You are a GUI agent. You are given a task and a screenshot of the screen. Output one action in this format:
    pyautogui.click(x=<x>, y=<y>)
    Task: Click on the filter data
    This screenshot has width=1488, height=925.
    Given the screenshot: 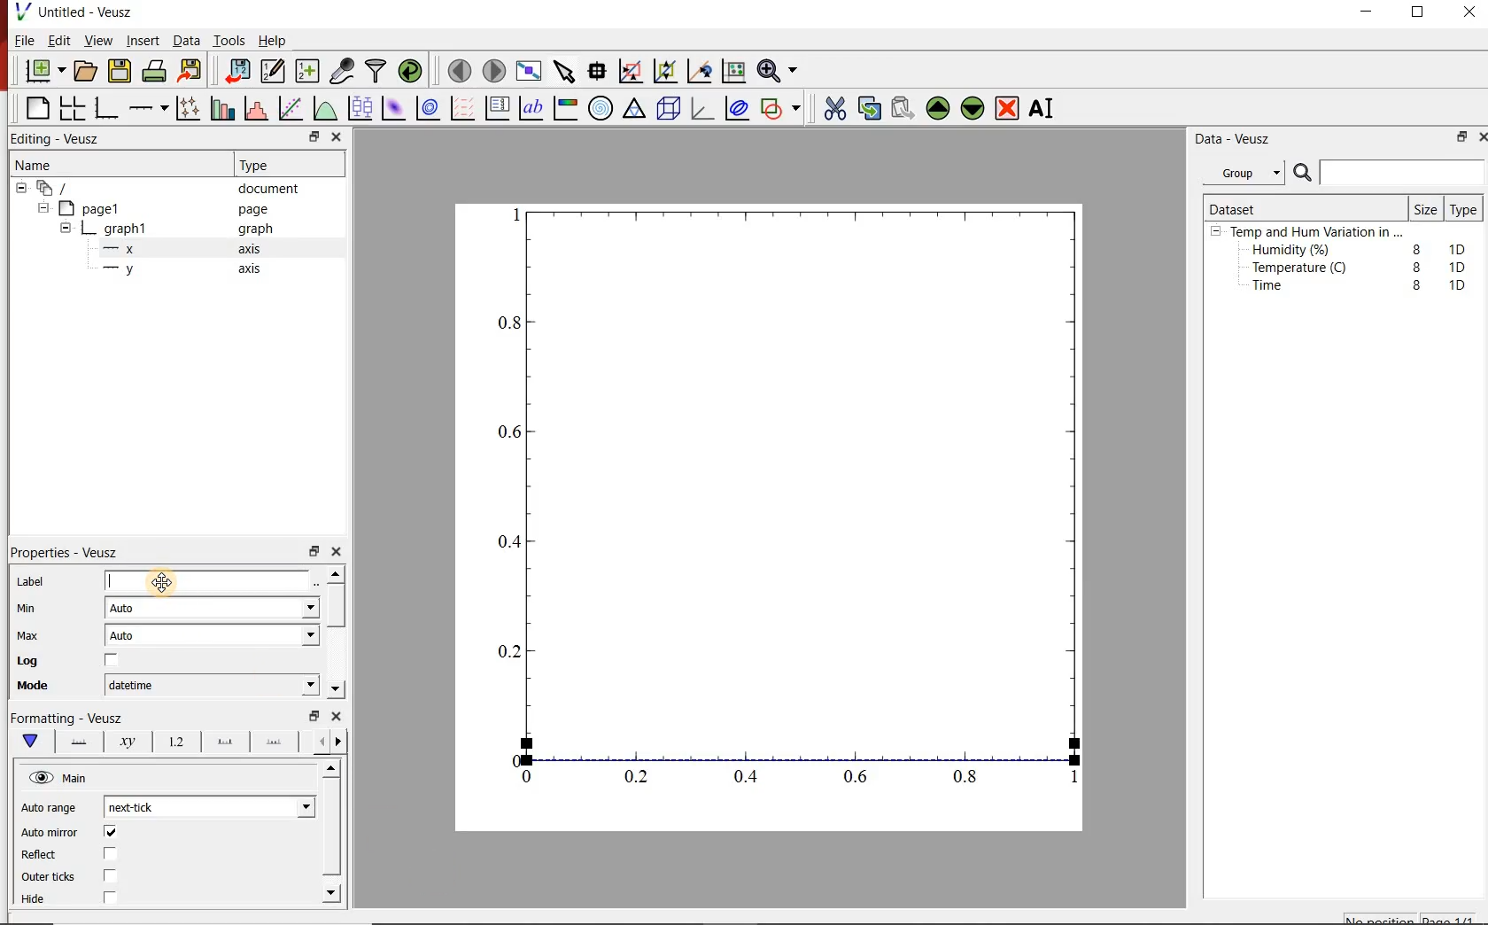 What is the action you would take?
    pyautogui.click(x=376, y=72)
    